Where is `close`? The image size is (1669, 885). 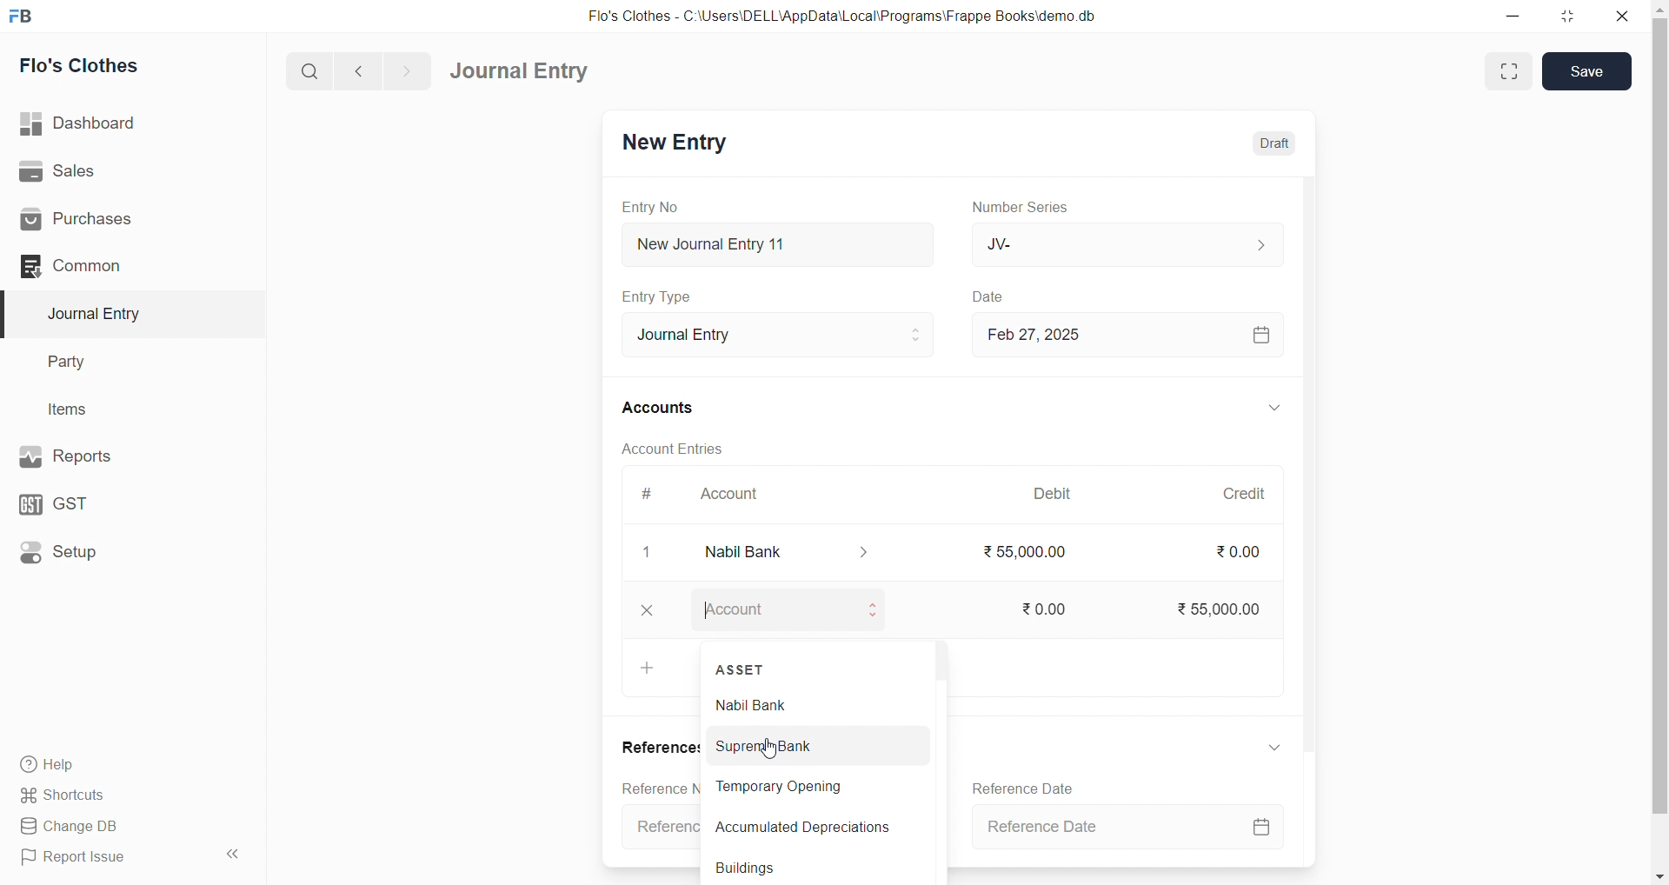
close is located at coordinates (651, 611).